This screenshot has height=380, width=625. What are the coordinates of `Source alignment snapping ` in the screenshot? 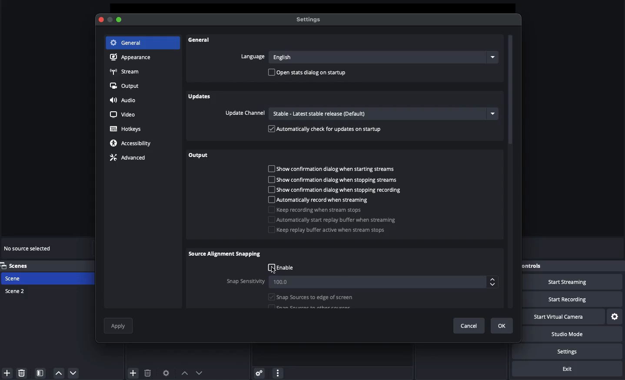 It's located at (226, 255).